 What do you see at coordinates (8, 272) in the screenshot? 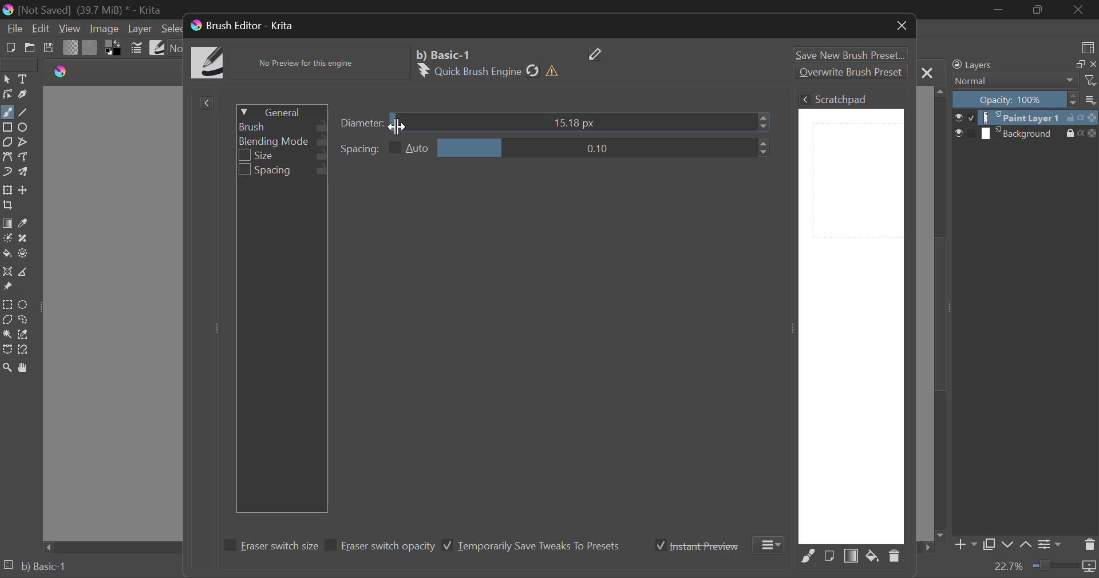
I see `Assistant Tool` at bounding box center [8, 272].